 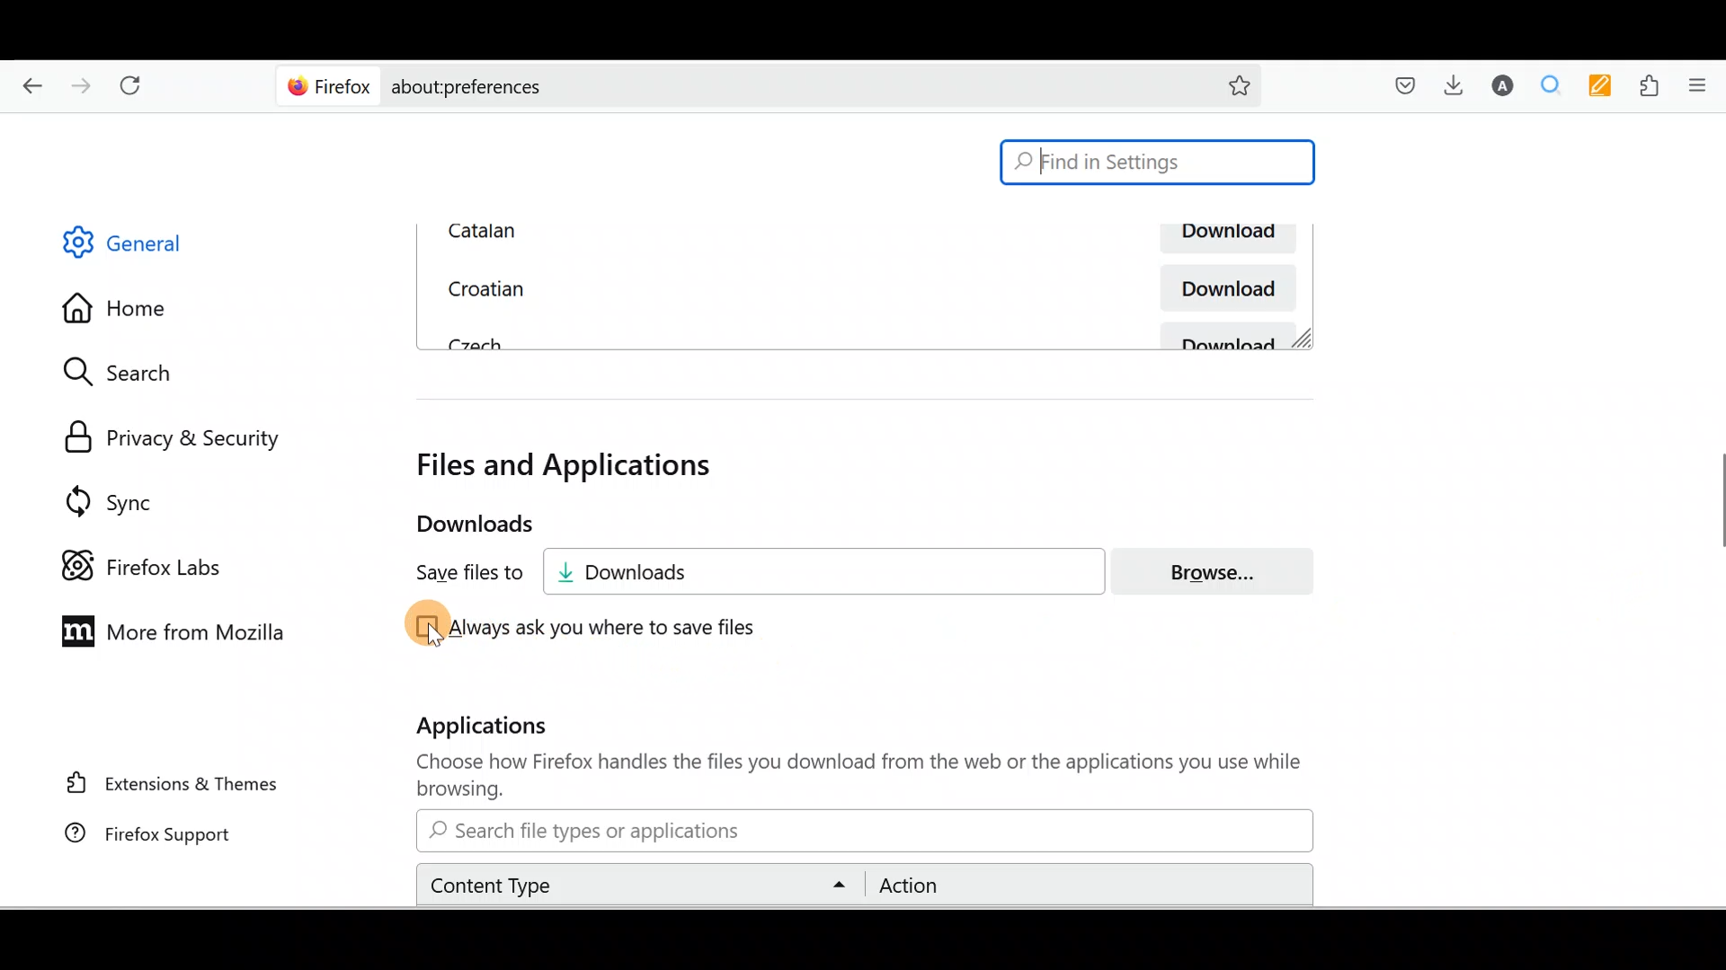 What do you see at coordinates (134, 373) in the screenshot?
I see `Search settings` at bounding box center [134, 373].